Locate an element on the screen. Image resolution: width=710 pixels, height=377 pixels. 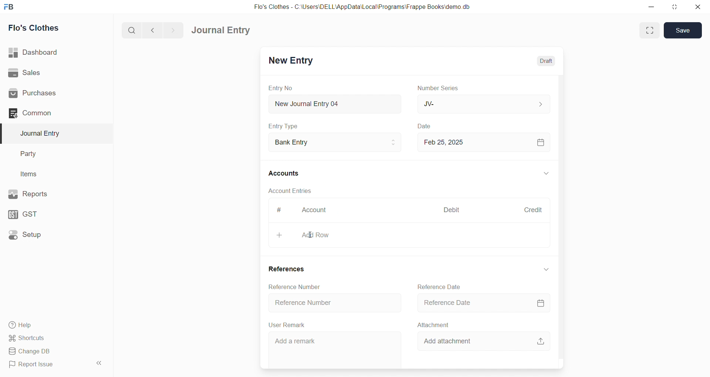
Add a remark is located at coordinates (335, 349).